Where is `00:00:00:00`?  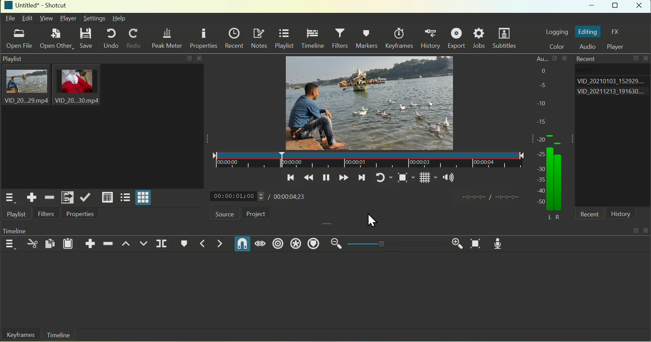 00:00:00:00 is located at coordinates (236, 197).